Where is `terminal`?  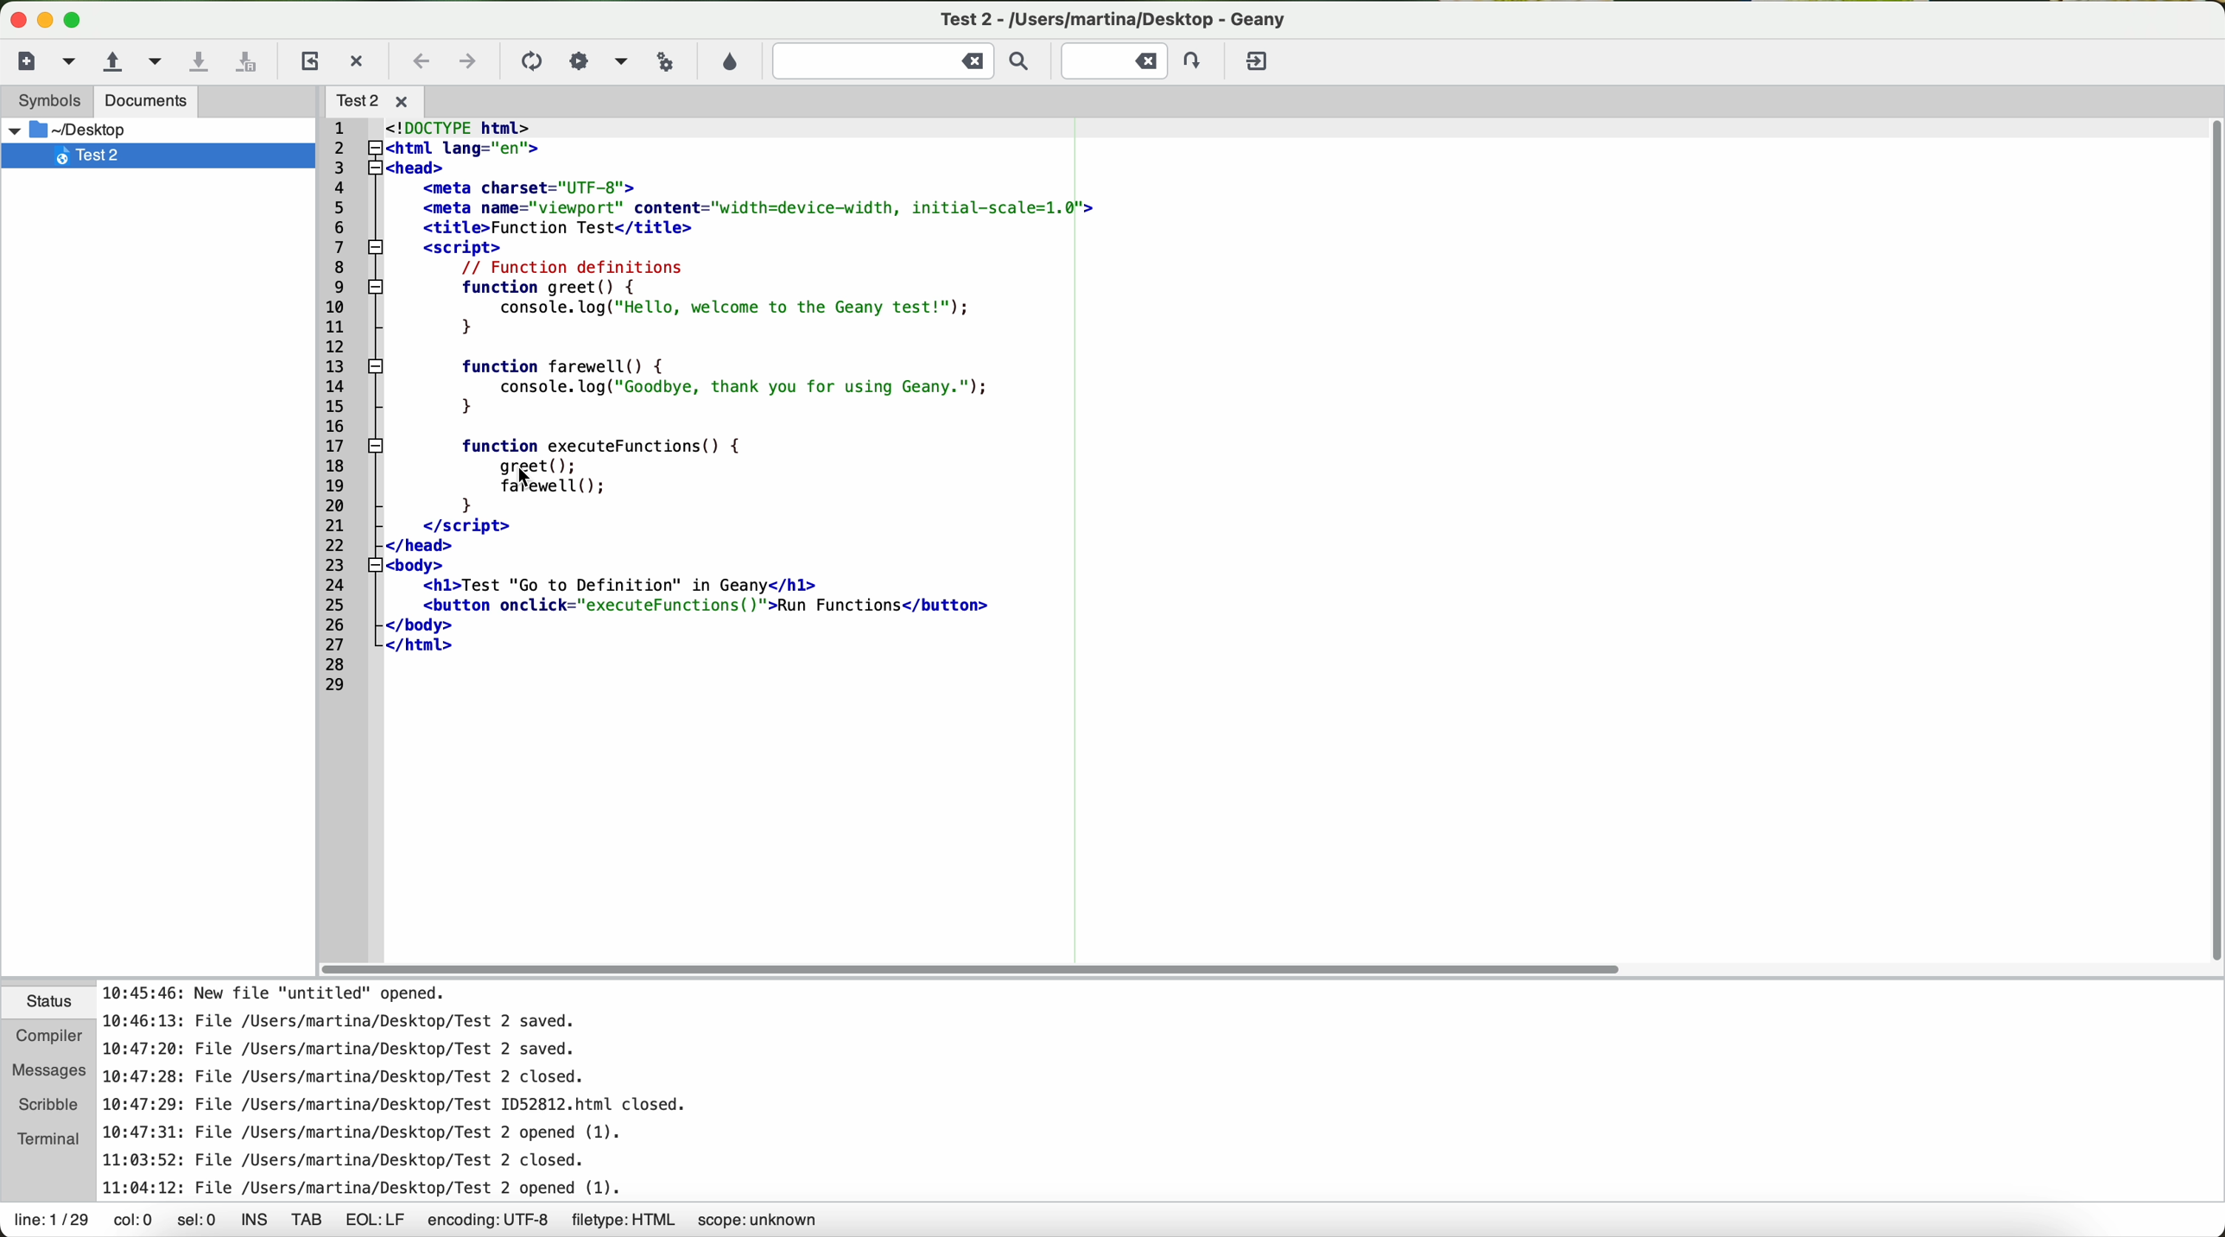
terminal is located at coordinates (45, 1137).